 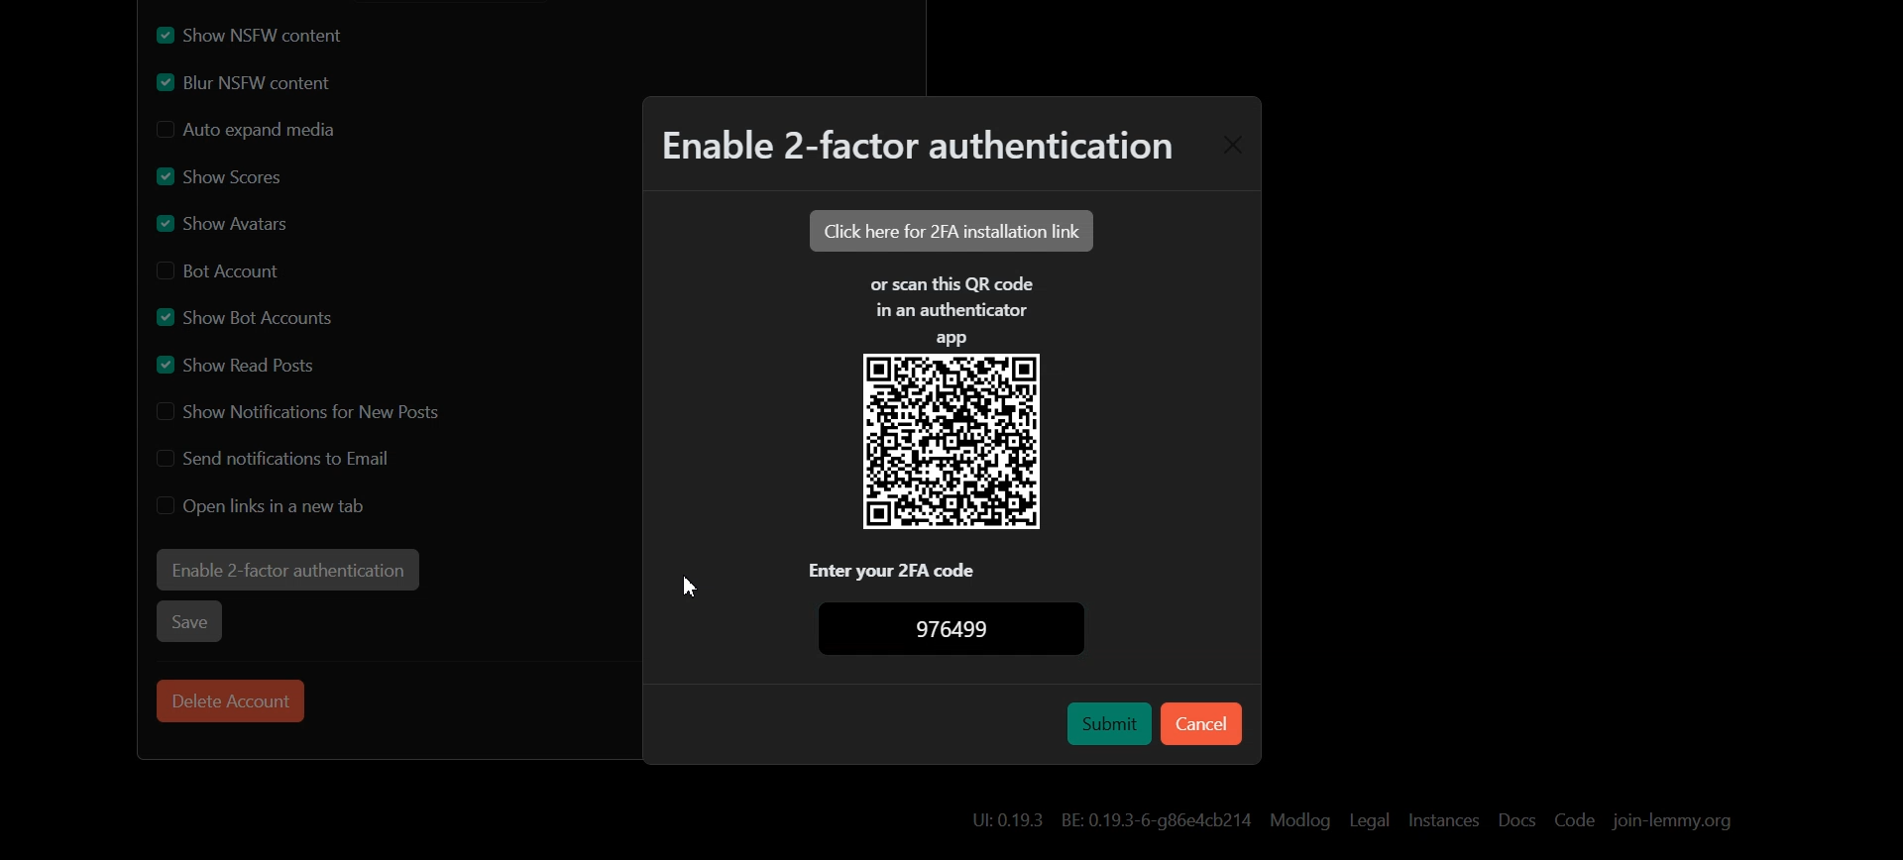 I want to click on Legal, so click(x=1370, y=820).